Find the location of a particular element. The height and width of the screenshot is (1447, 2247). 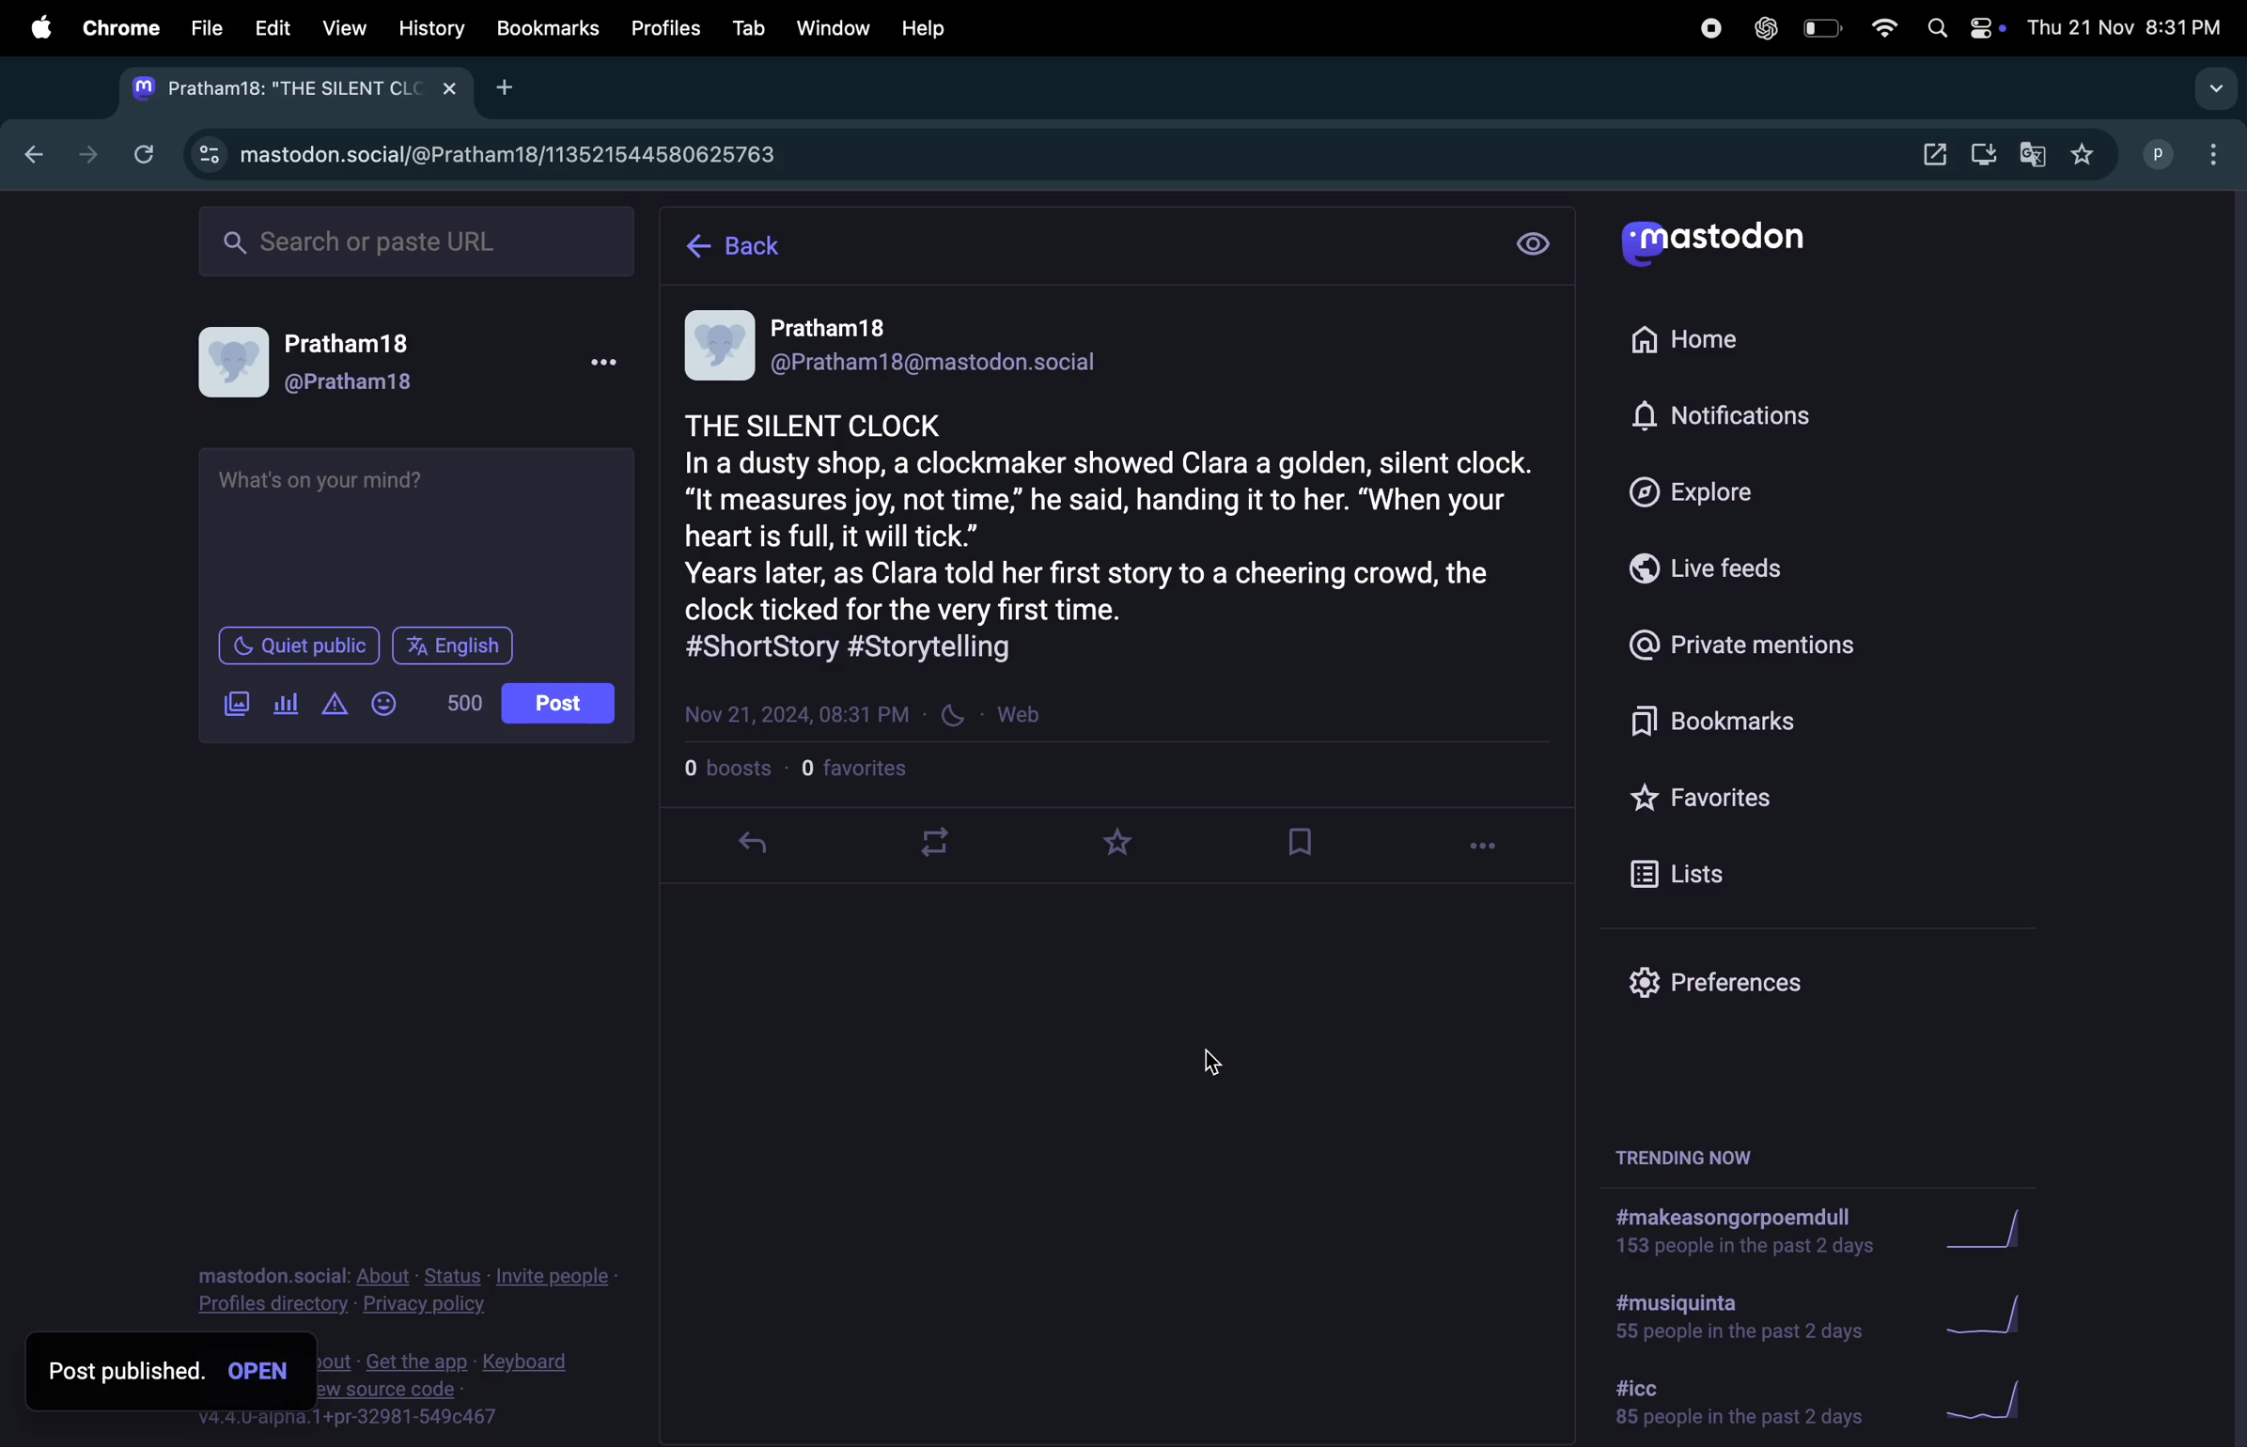

apple widgets is located at coordinates (1961, 28).